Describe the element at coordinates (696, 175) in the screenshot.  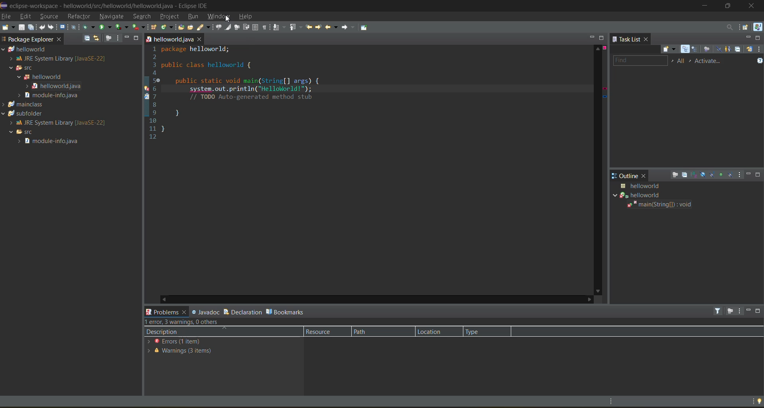
I see `sort` at that location.